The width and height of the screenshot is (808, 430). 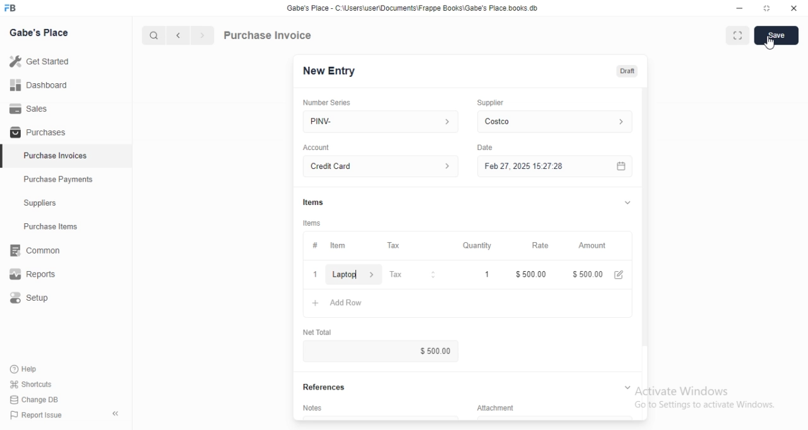 What do you see at coordinates (410, 245) in the screenshot?
I see `Tax` at bounding box center [410, 245].